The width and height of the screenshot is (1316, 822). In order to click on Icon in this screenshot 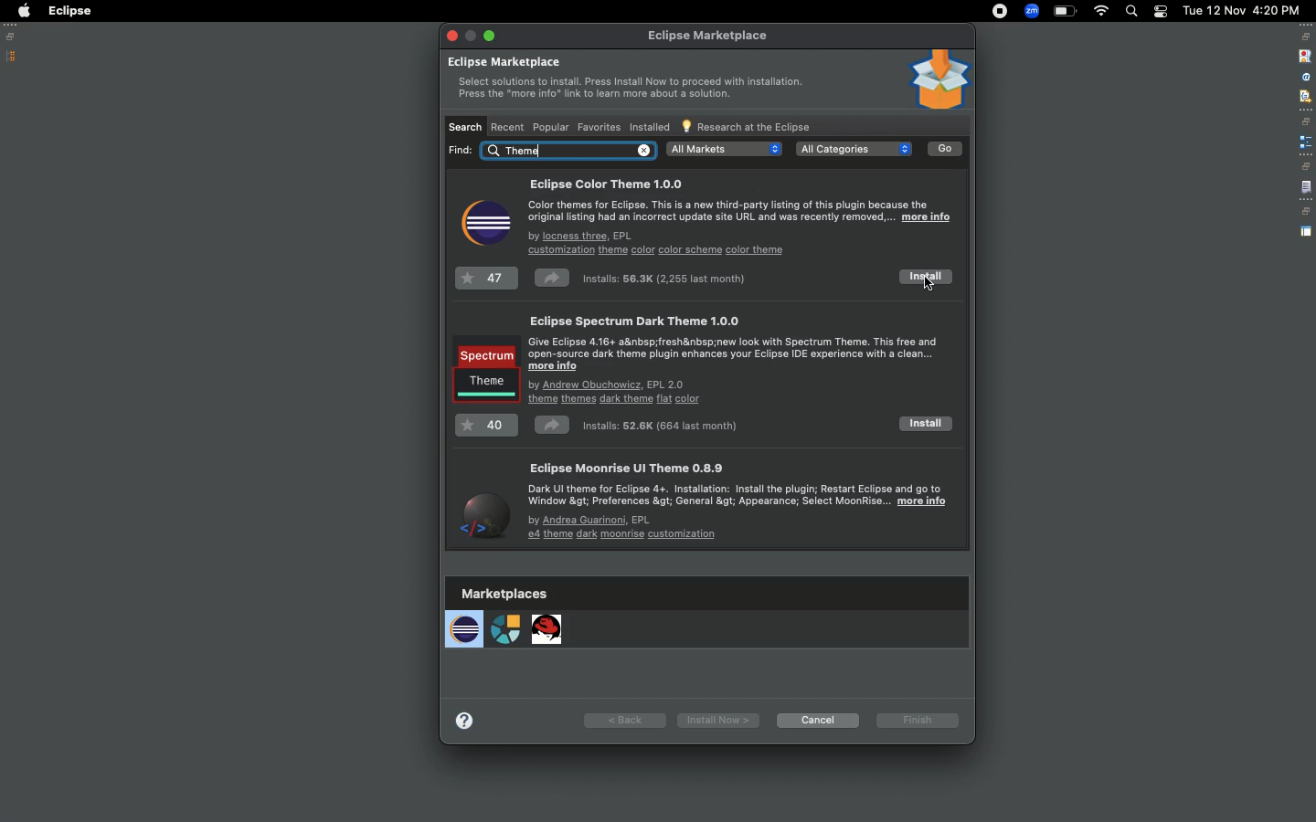, I will do `click(484, 220)`.